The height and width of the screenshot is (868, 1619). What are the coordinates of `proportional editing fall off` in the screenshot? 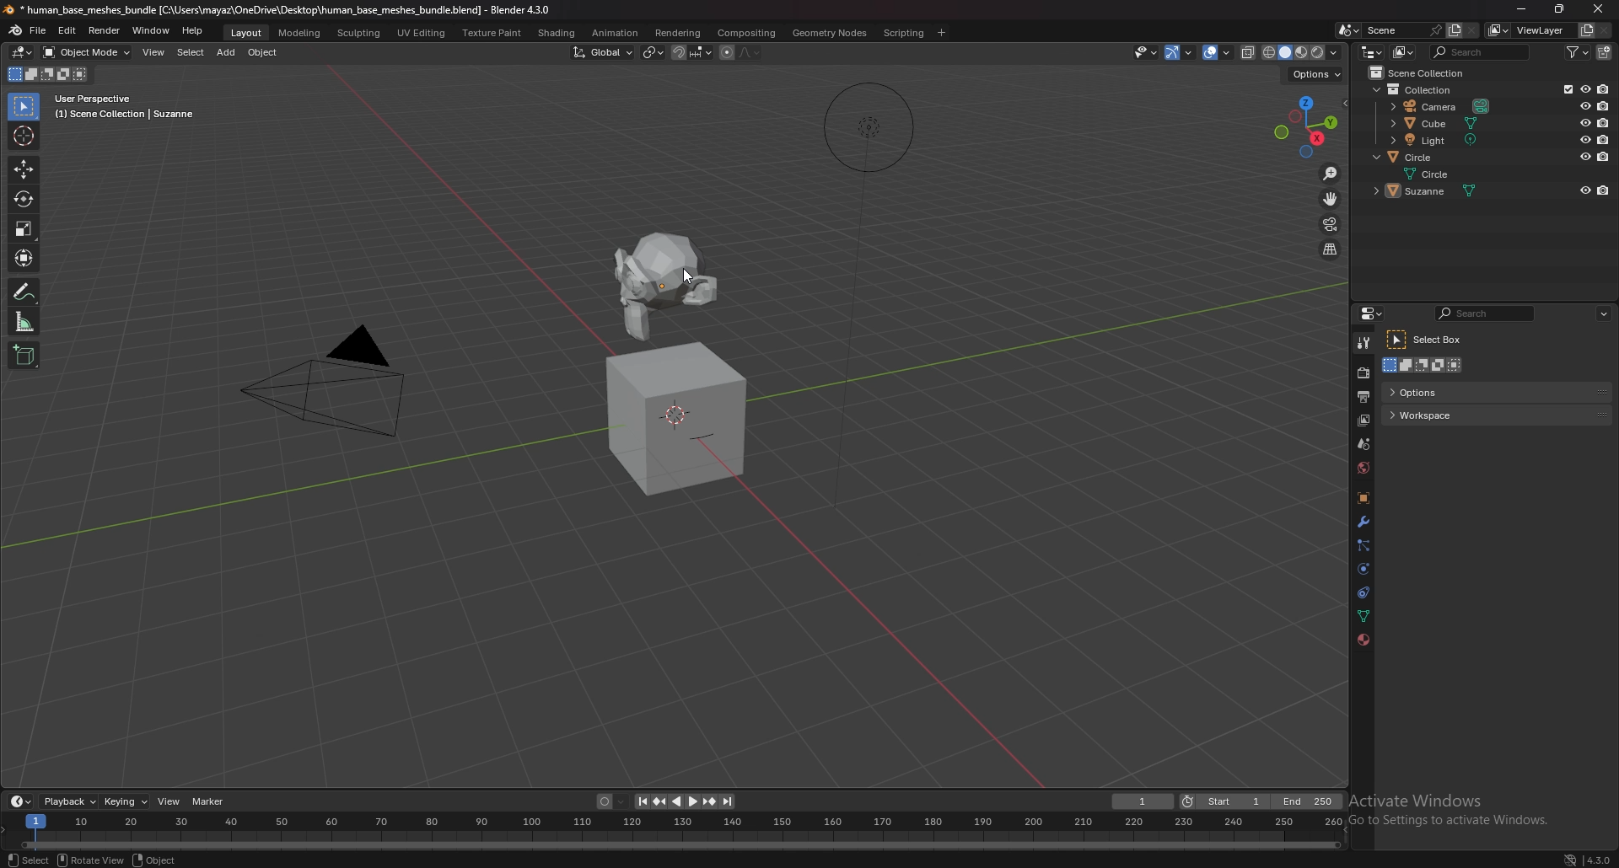 It's located at (751, 54).